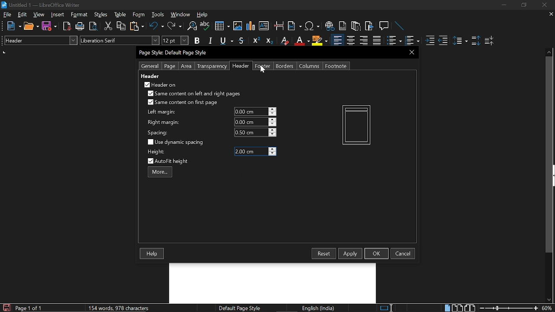 Image resolution: width=555 pixels, height=312 pixels. Describe the element at coordinates (411, 41) in the screenshot. I see `Toggle unordered list` at that location.